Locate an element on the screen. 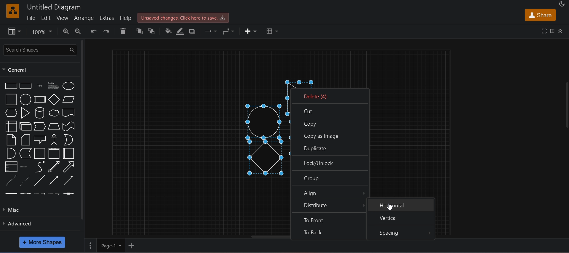 Image resolution: width=569 pixels, height=253 pixels. connection is located at coordinates (212, 31).